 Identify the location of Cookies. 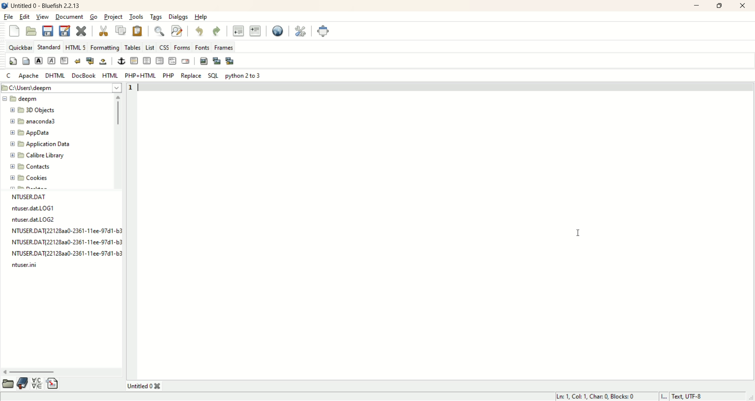
(47, 178).